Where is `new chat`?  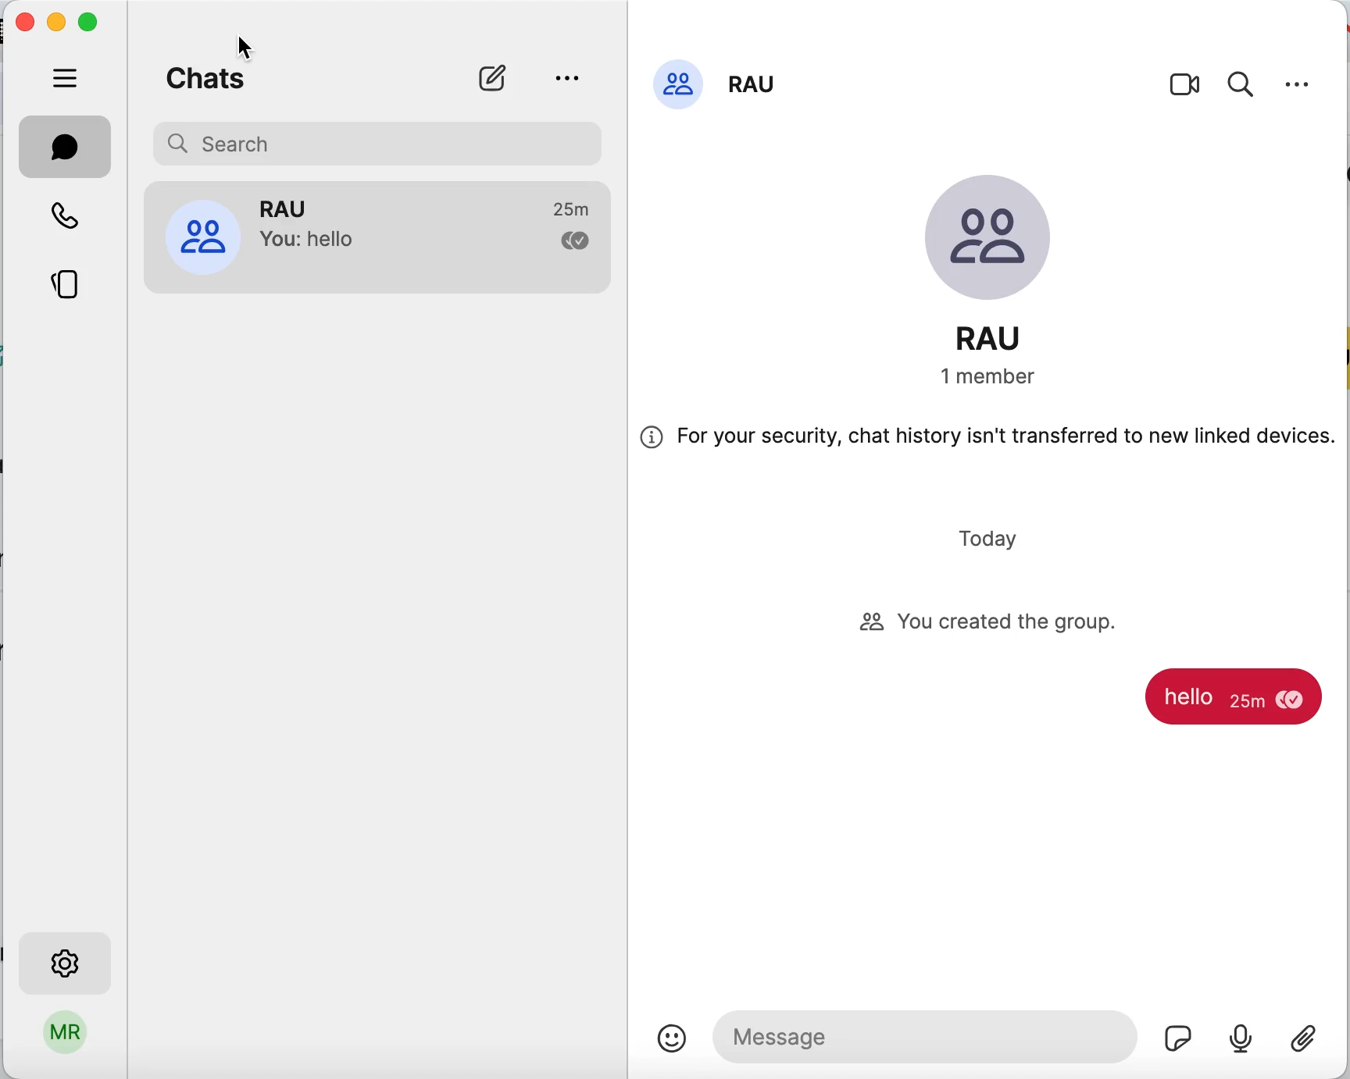
new chat is located at coordinates (495, 77).